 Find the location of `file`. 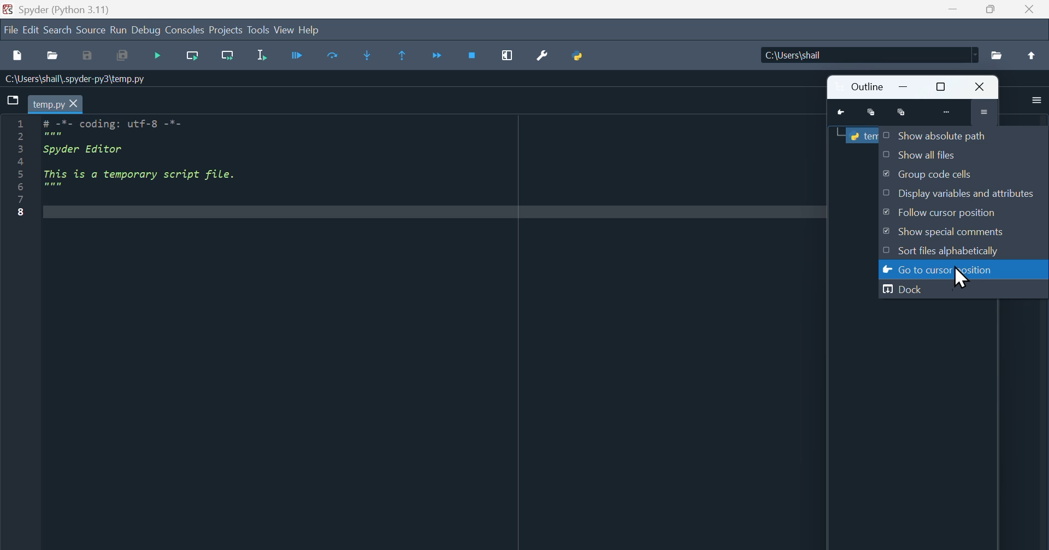

file is located at coordinates (10, 29).